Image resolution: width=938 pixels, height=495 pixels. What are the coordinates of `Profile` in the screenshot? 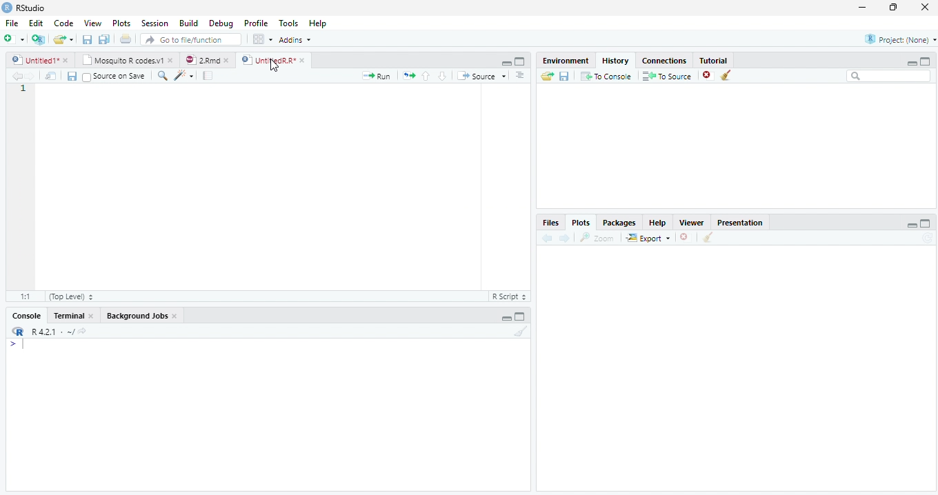 It's located at (256, 23).